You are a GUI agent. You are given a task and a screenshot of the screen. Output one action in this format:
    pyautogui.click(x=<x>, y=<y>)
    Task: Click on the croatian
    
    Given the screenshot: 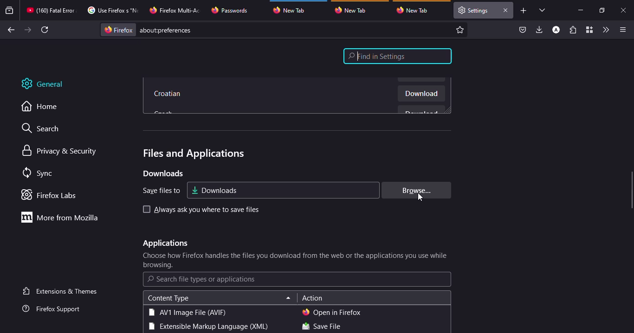 What is the action you would take?
    pyautogui.click(x=169, y=95)
    